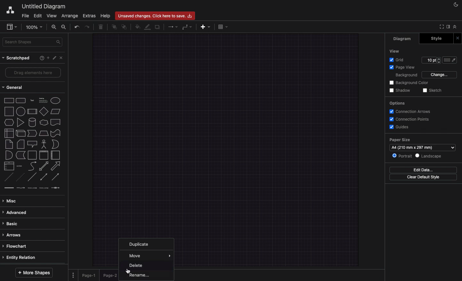 This screenshot has width=462, height=281. Describe the element at coordinates (148, 27) in the screenshot. I see `Line color` at that location.